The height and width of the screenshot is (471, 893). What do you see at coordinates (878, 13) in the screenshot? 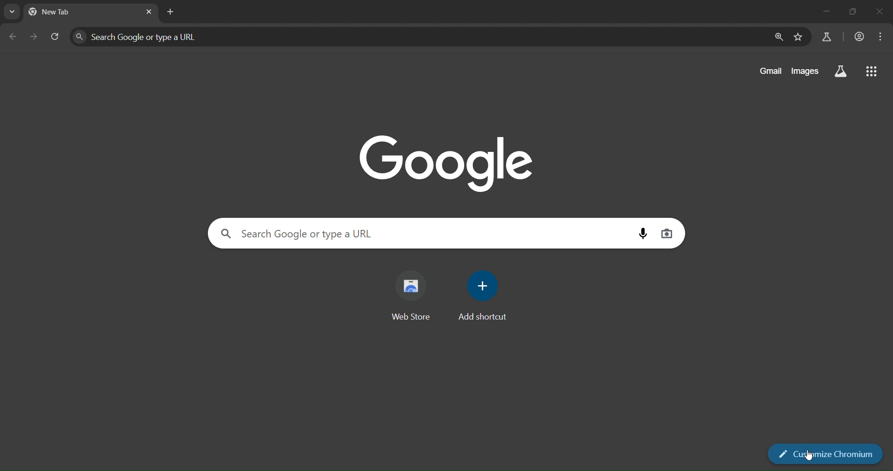
I see `close` at bounding box center [878, 13].